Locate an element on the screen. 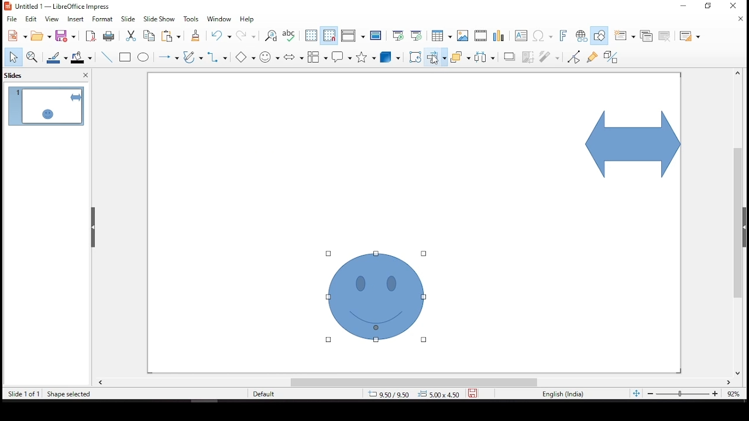  shadow is located at coordinates (507, 57).